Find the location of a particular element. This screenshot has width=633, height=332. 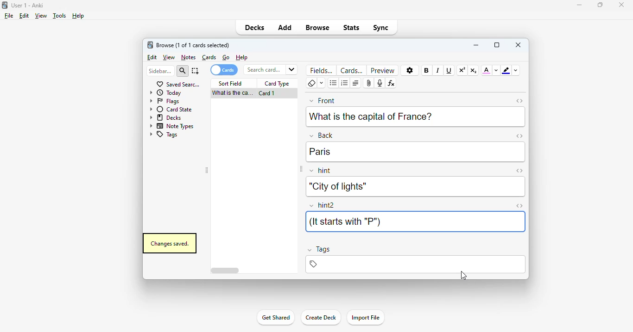

bold is located at coordinates (426, 70).